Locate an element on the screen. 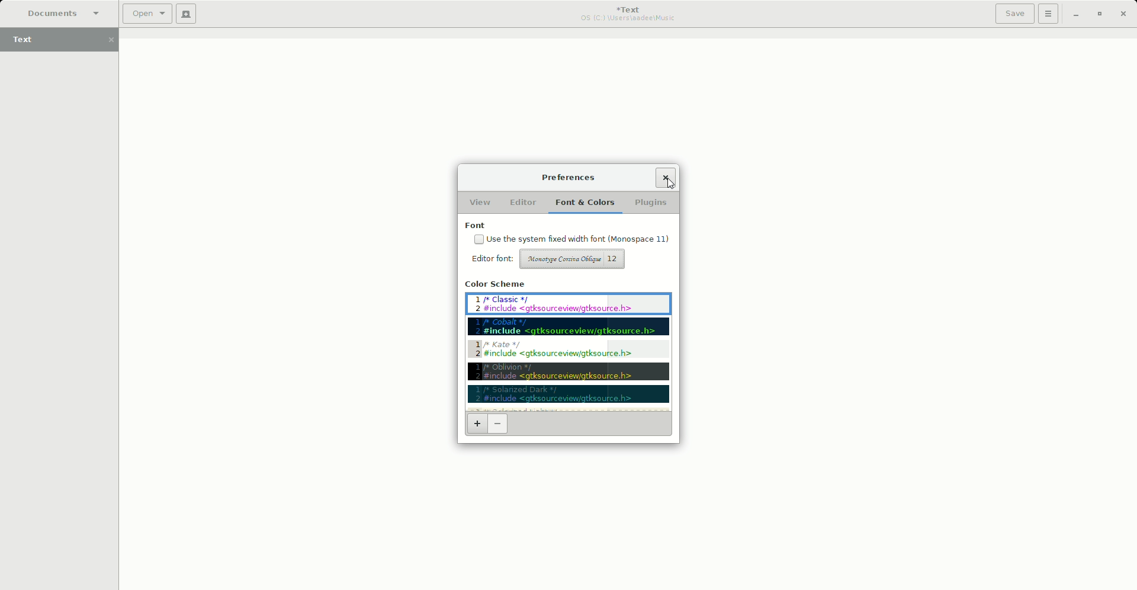  Close is located at coordinates (1124, 14).